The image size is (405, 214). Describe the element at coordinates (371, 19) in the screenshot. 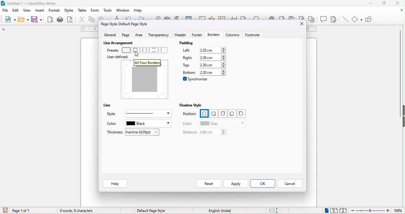

I see `show draw functions` at that location.